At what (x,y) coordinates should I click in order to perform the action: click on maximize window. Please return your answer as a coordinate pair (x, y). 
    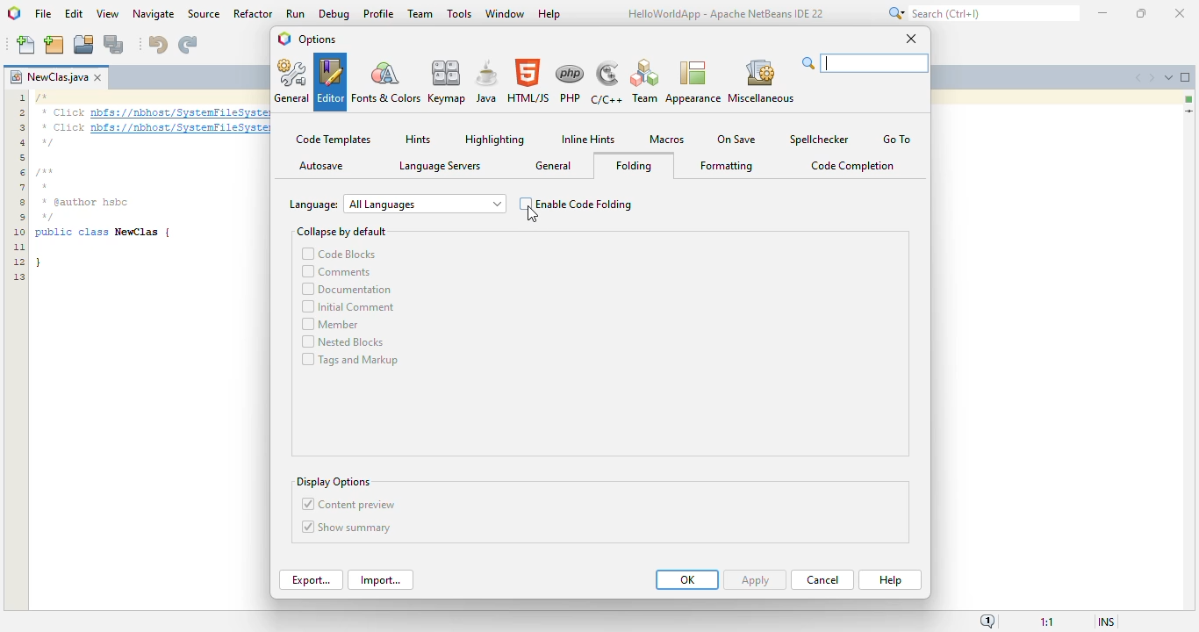
    Looking at the image, I should click on (1186, 77).